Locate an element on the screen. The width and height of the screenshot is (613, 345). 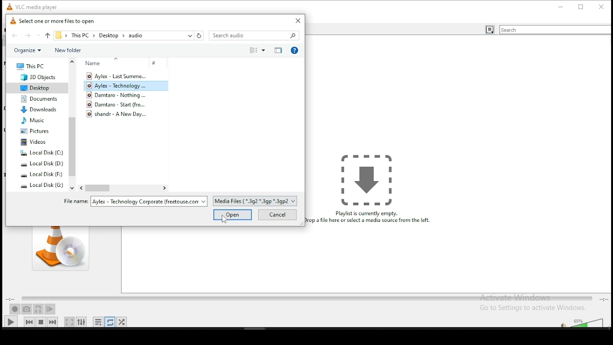
previous media in the playlist, skips backward when held is located at coordinates (30, 322).